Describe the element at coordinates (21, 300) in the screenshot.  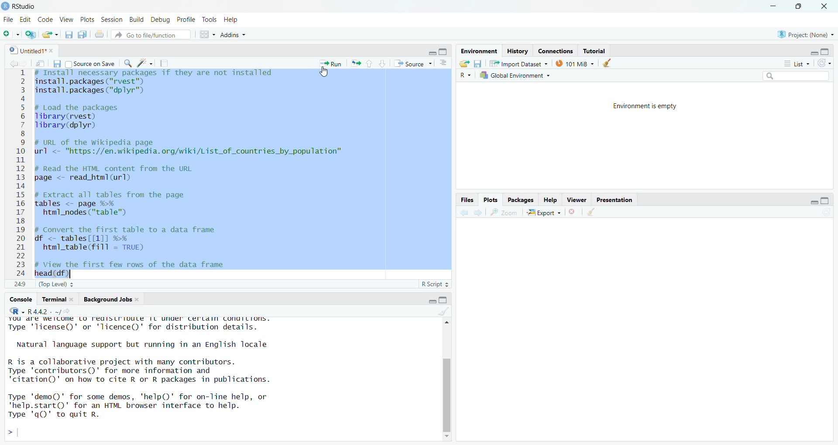
I see `Console` at that location.